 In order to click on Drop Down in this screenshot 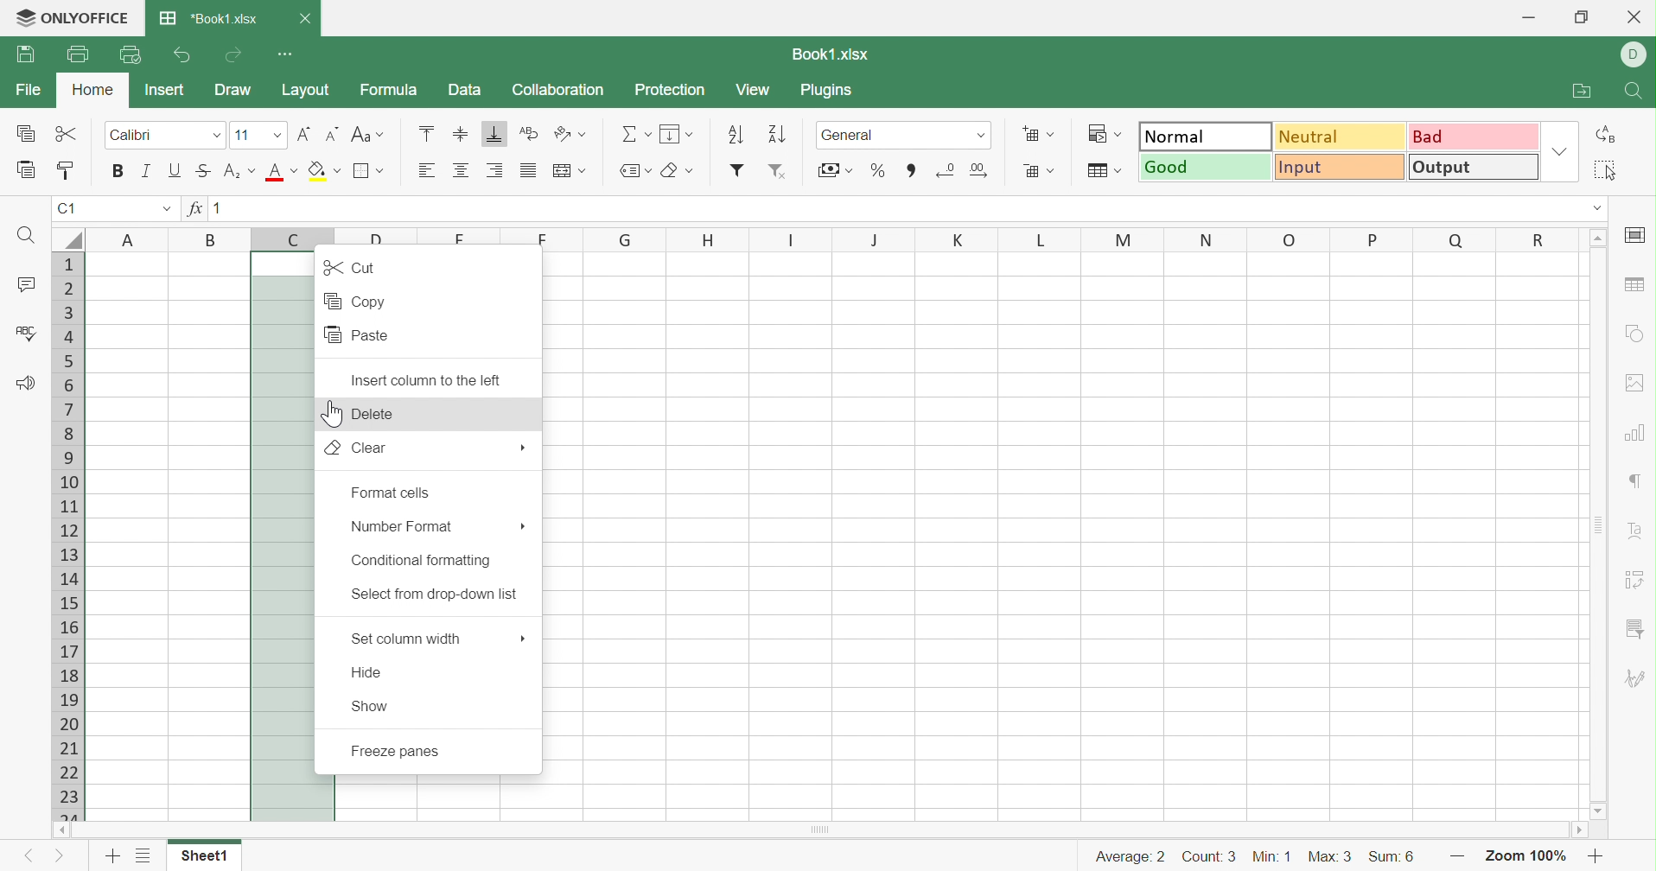, I will do `click(165, 211)`.